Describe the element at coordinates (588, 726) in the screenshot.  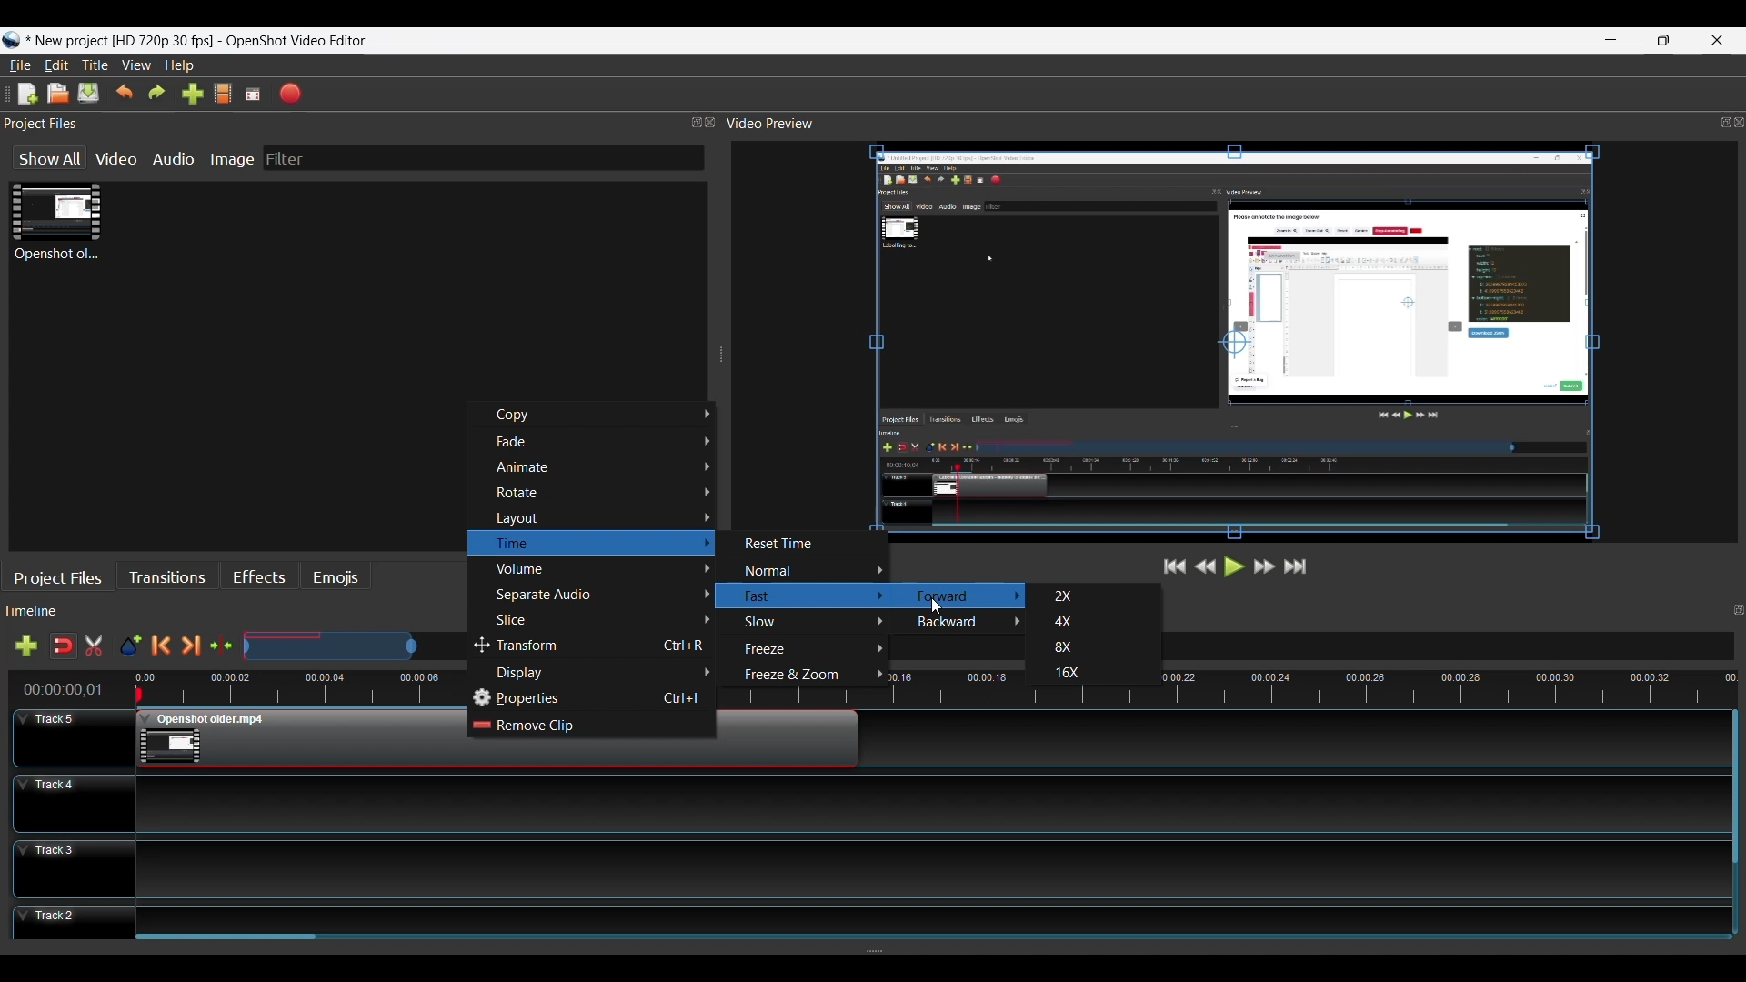
I see `Remove Clip` at that location.